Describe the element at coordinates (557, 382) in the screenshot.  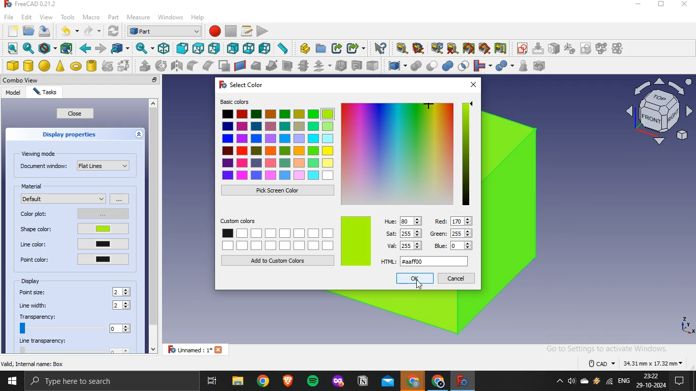
I see `show hidden icons` at that location.